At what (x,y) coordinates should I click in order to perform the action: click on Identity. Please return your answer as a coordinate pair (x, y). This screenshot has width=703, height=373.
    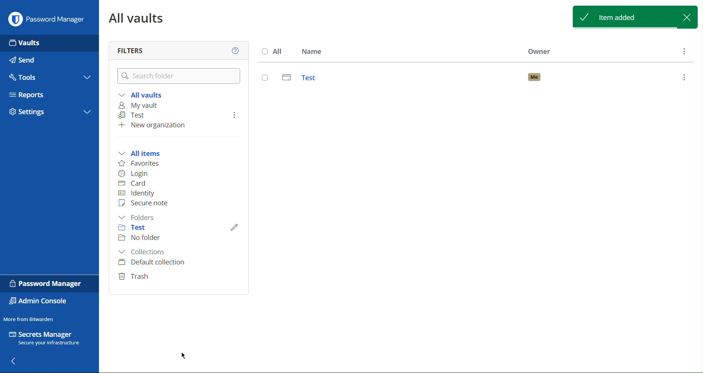
    Looking at the image, I should click on (137, 193).